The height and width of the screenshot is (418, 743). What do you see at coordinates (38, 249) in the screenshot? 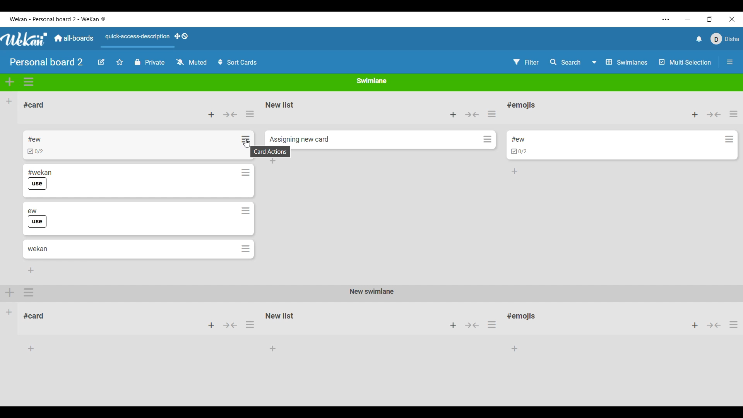
I see `Card title` at bounding box center [38, 249].